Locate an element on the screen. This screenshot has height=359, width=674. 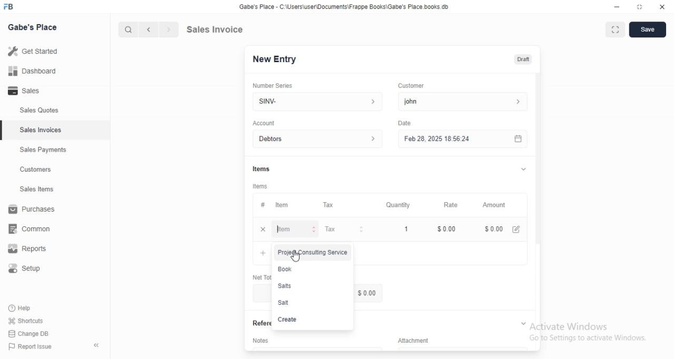
Date is located at coordinates (404, 122).